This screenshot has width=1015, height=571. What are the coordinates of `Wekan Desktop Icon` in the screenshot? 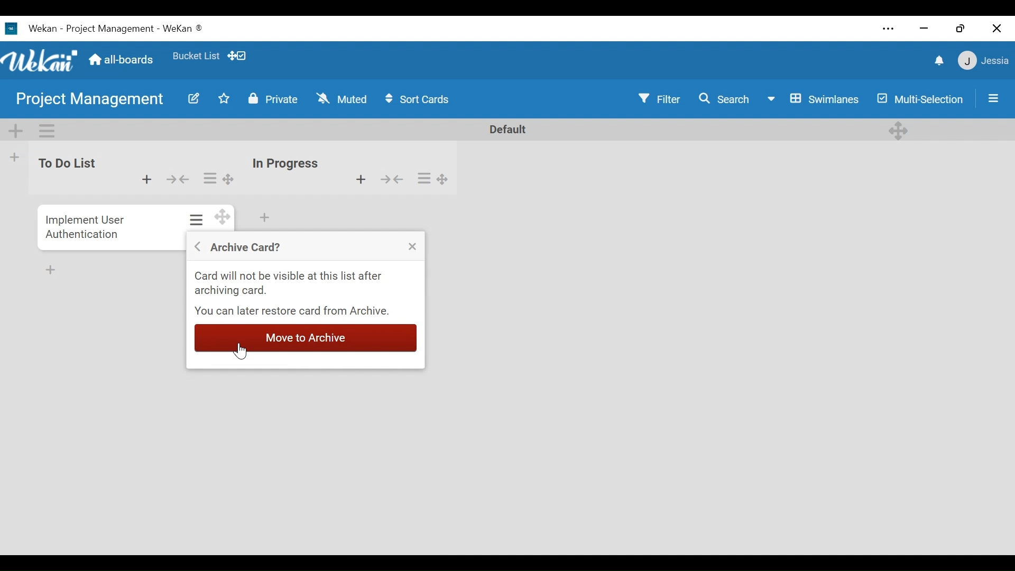 It's located at (104, 30).